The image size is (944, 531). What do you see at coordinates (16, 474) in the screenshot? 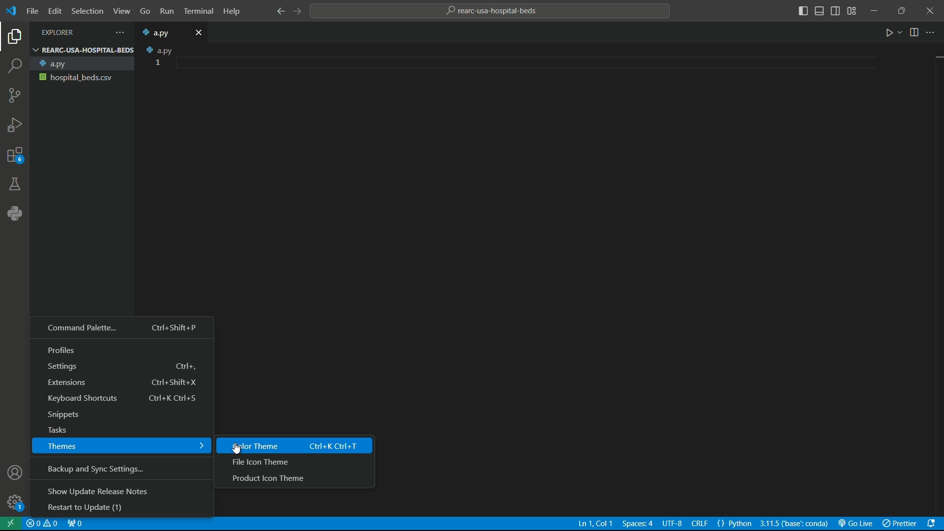
I see `account` at bounding box center [16, 474].